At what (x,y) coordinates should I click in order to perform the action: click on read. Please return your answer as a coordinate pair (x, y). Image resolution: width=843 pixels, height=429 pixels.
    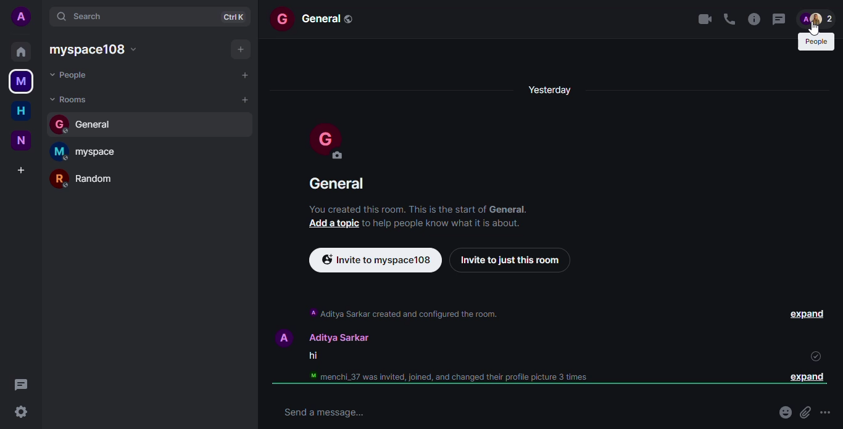
    Looking at the image, I should click on (813, 356).